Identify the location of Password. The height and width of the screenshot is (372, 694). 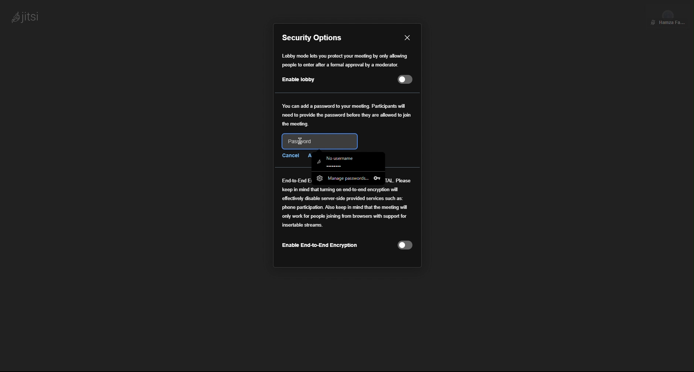
(319, 141).